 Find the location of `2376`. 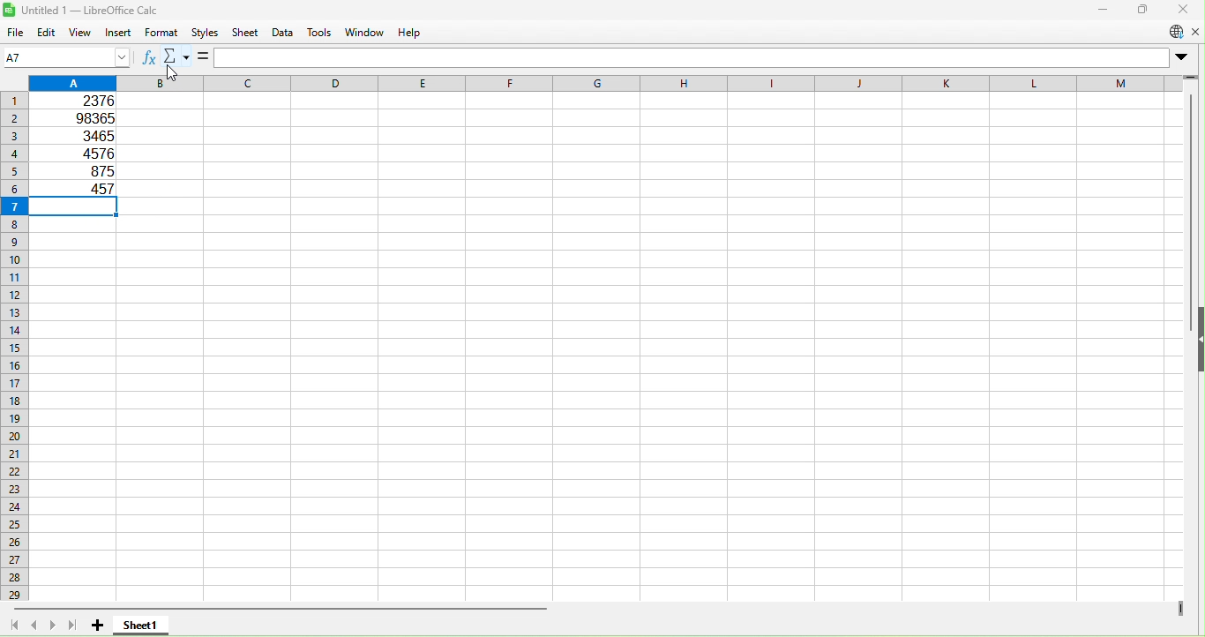

2376 is located at coordinates (86, 101).